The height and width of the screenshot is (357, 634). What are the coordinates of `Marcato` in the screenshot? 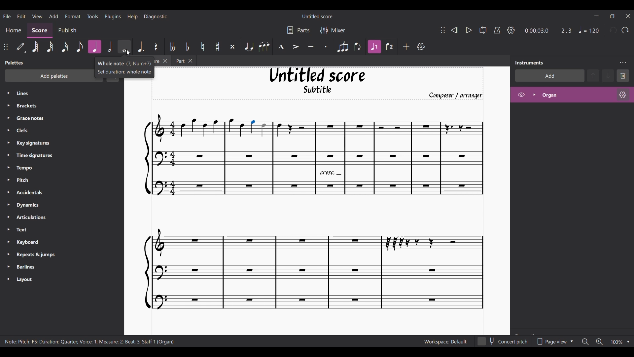 It's located at (281, 47).